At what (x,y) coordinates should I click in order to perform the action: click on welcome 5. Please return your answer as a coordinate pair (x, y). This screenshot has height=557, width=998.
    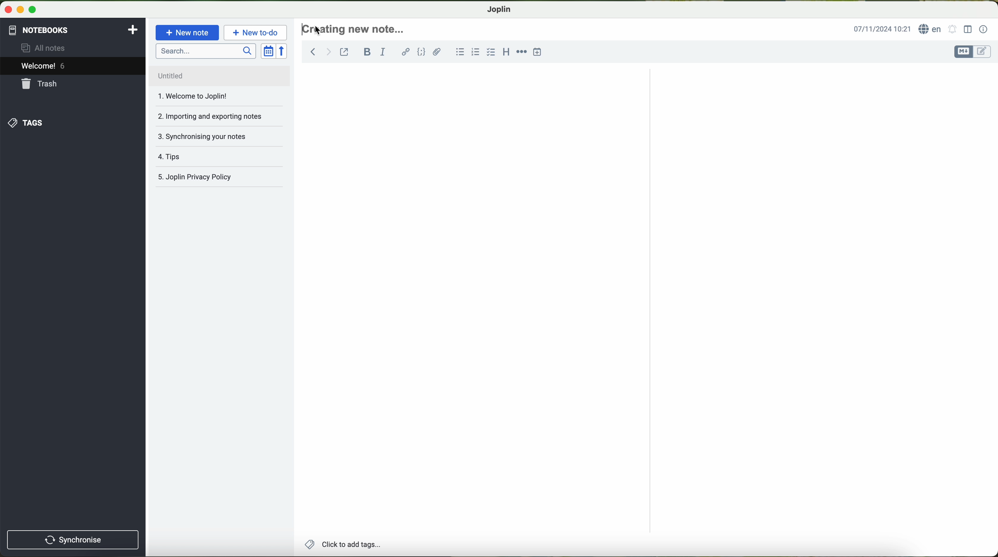
    Looking at the image, I should click on (43, 66).